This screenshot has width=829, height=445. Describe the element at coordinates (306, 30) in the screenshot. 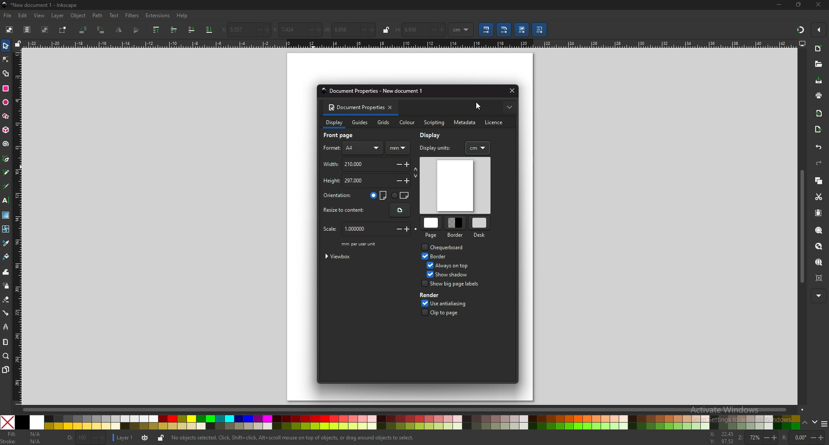

I see `-` at that location.